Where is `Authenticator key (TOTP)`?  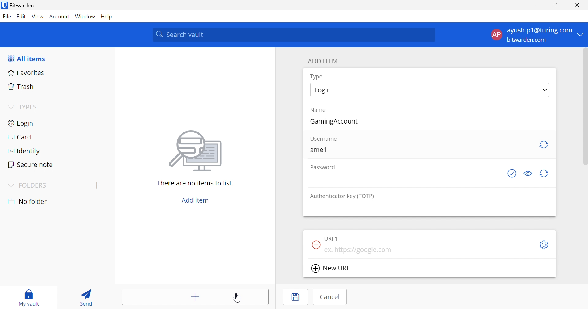 Authenticator key (TOTP) is located at coordinates (344, 196).